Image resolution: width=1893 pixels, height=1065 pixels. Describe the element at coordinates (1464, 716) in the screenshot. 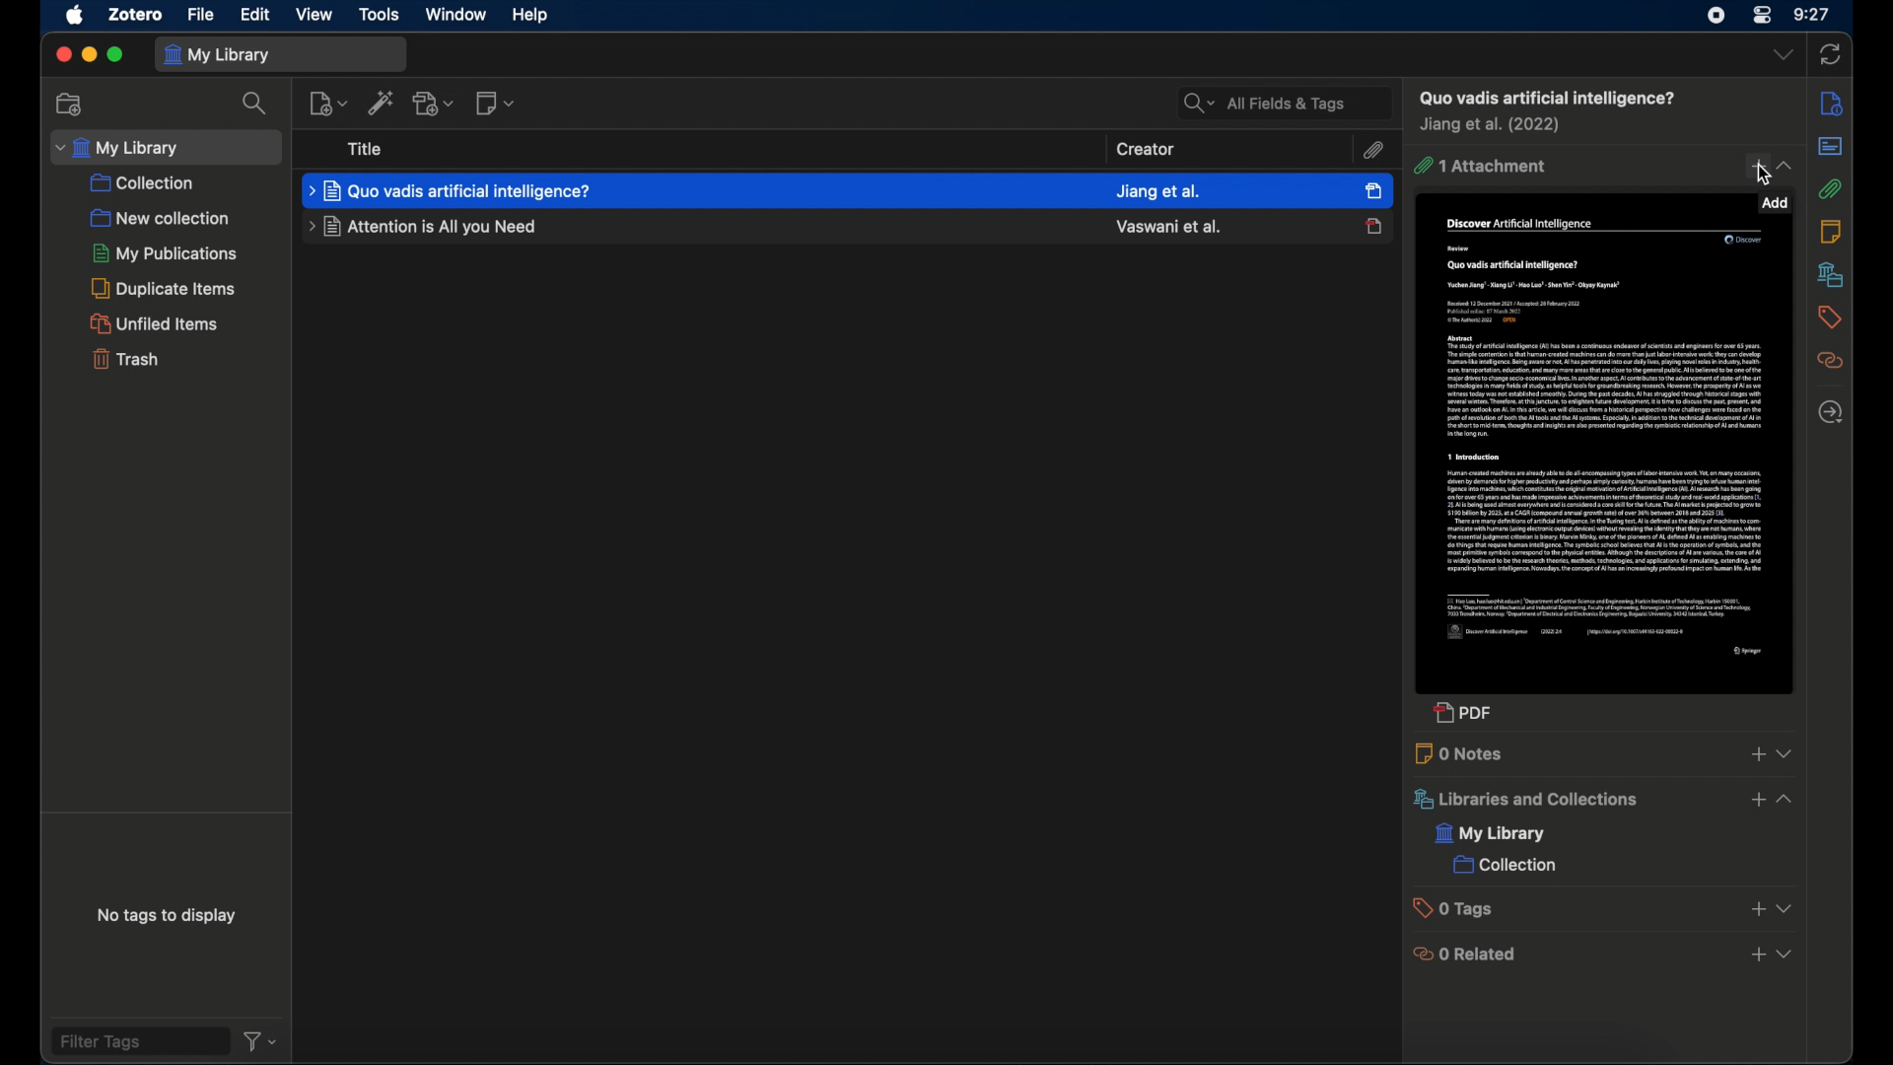

I see `pdf` at that location.